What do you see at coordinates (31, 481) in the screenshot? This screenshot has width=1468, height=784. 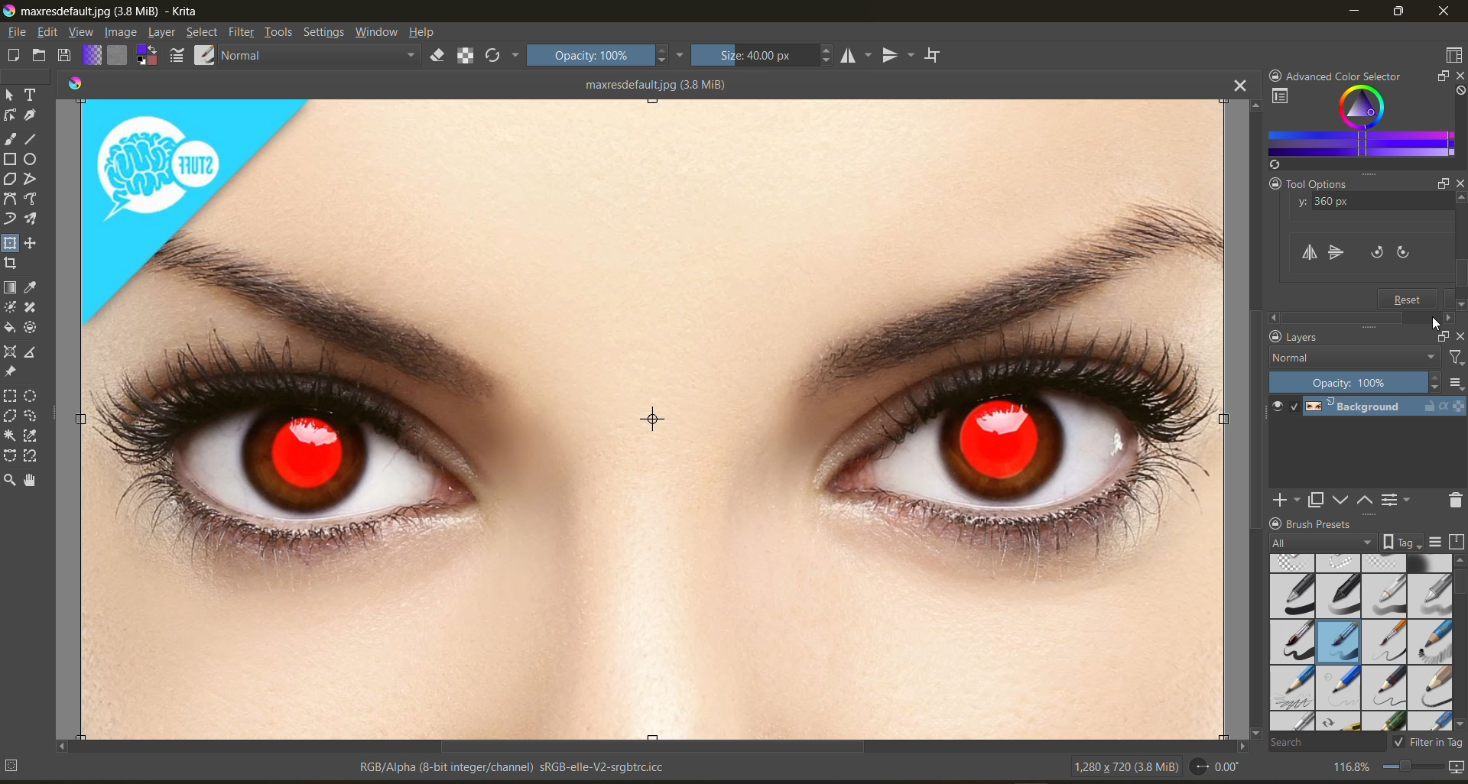 I see `tool` at bounding box center [31, 481].